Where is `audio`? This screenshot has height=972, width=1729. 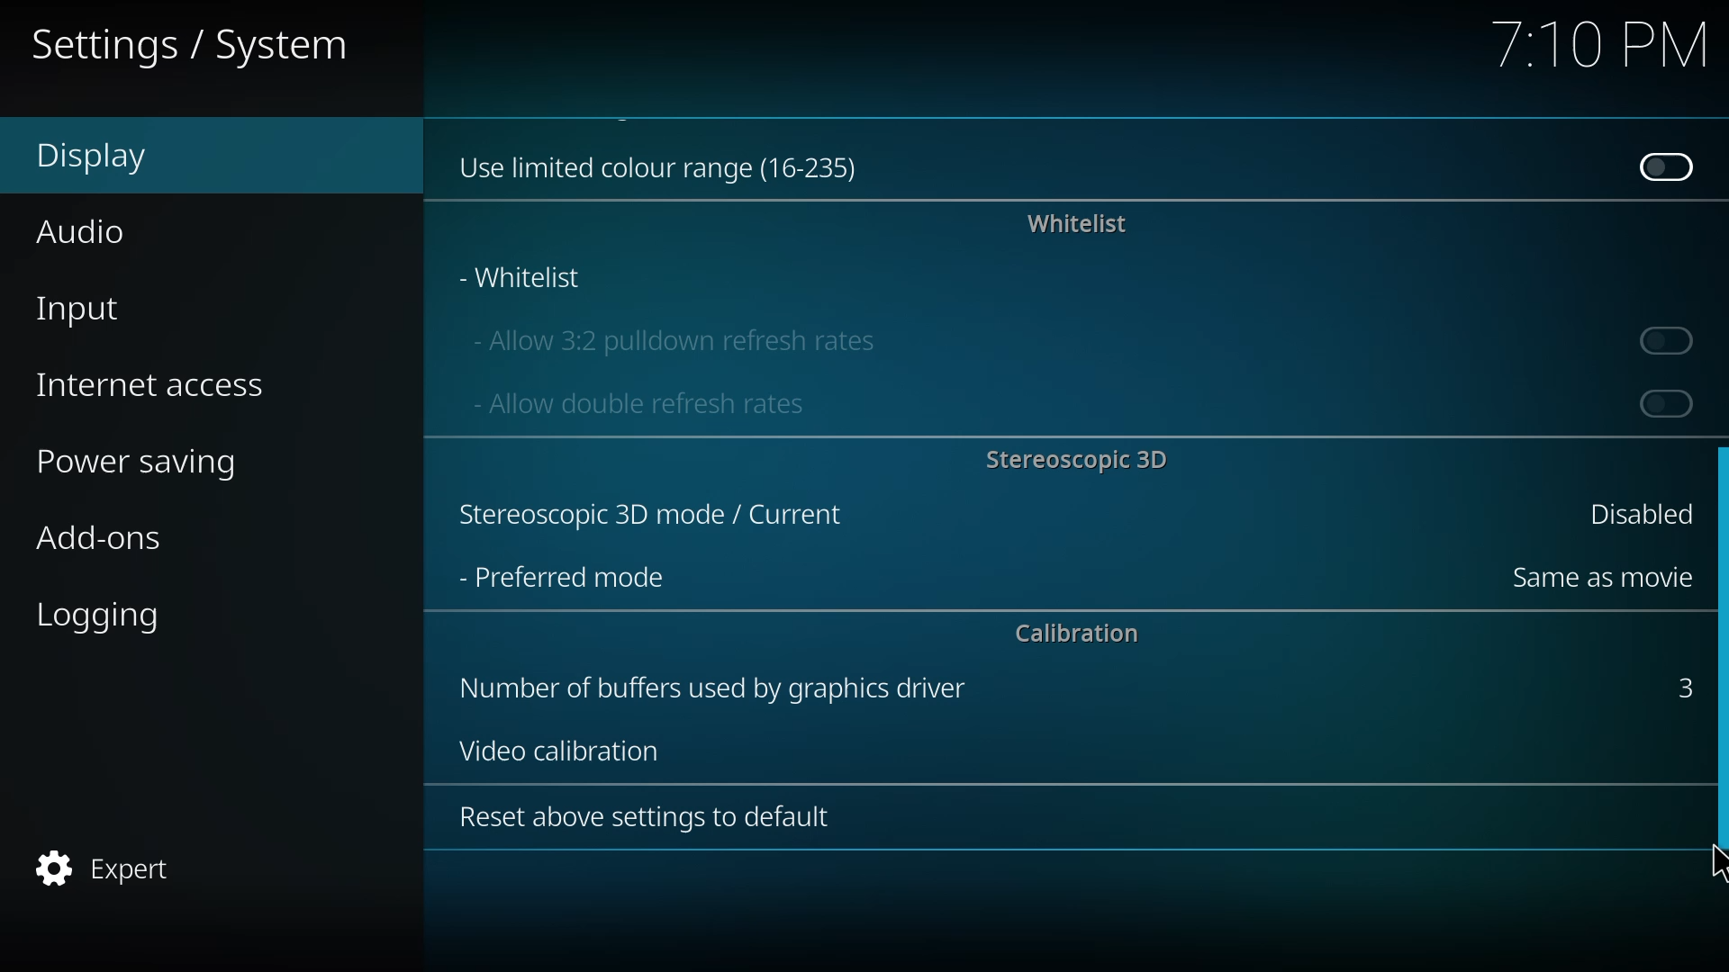 audio is located at coordinates (87, 229).